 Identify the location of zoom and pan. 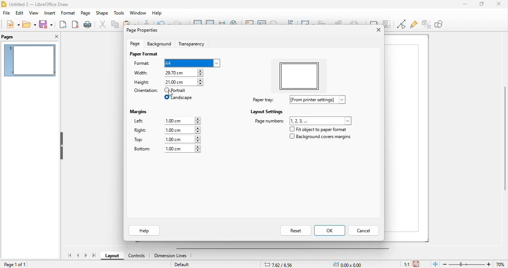
(235, 24).